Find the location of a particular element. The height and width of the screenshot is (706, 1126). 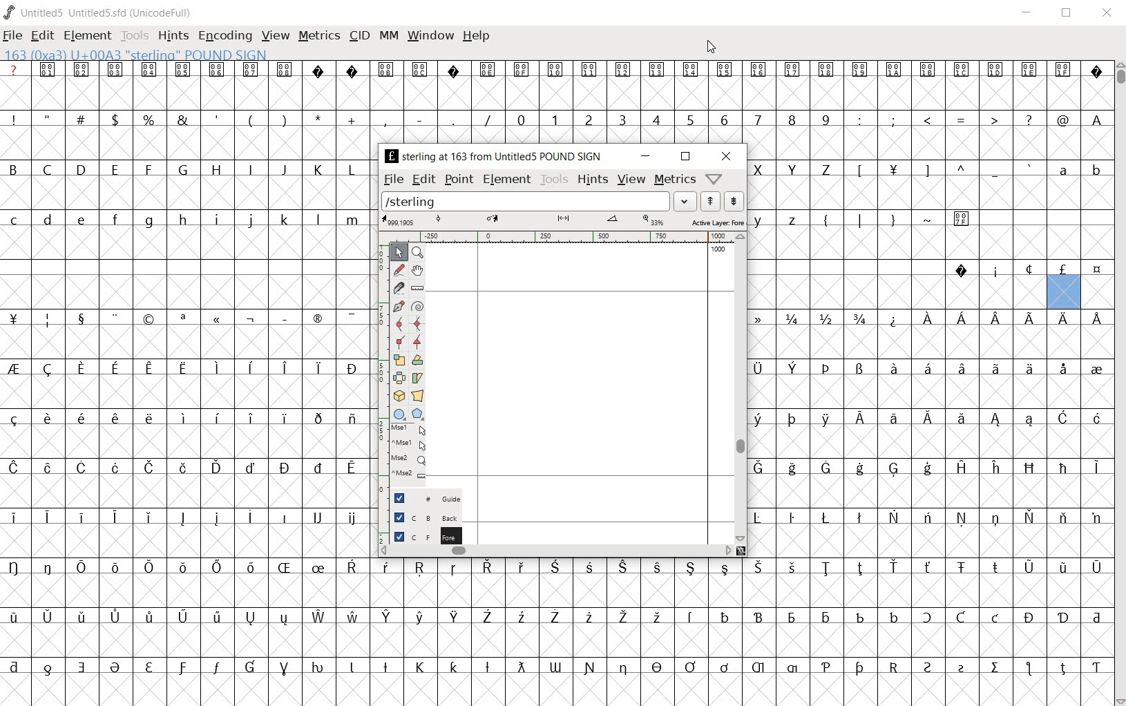

Symbol is located at coordinates (591, 69).